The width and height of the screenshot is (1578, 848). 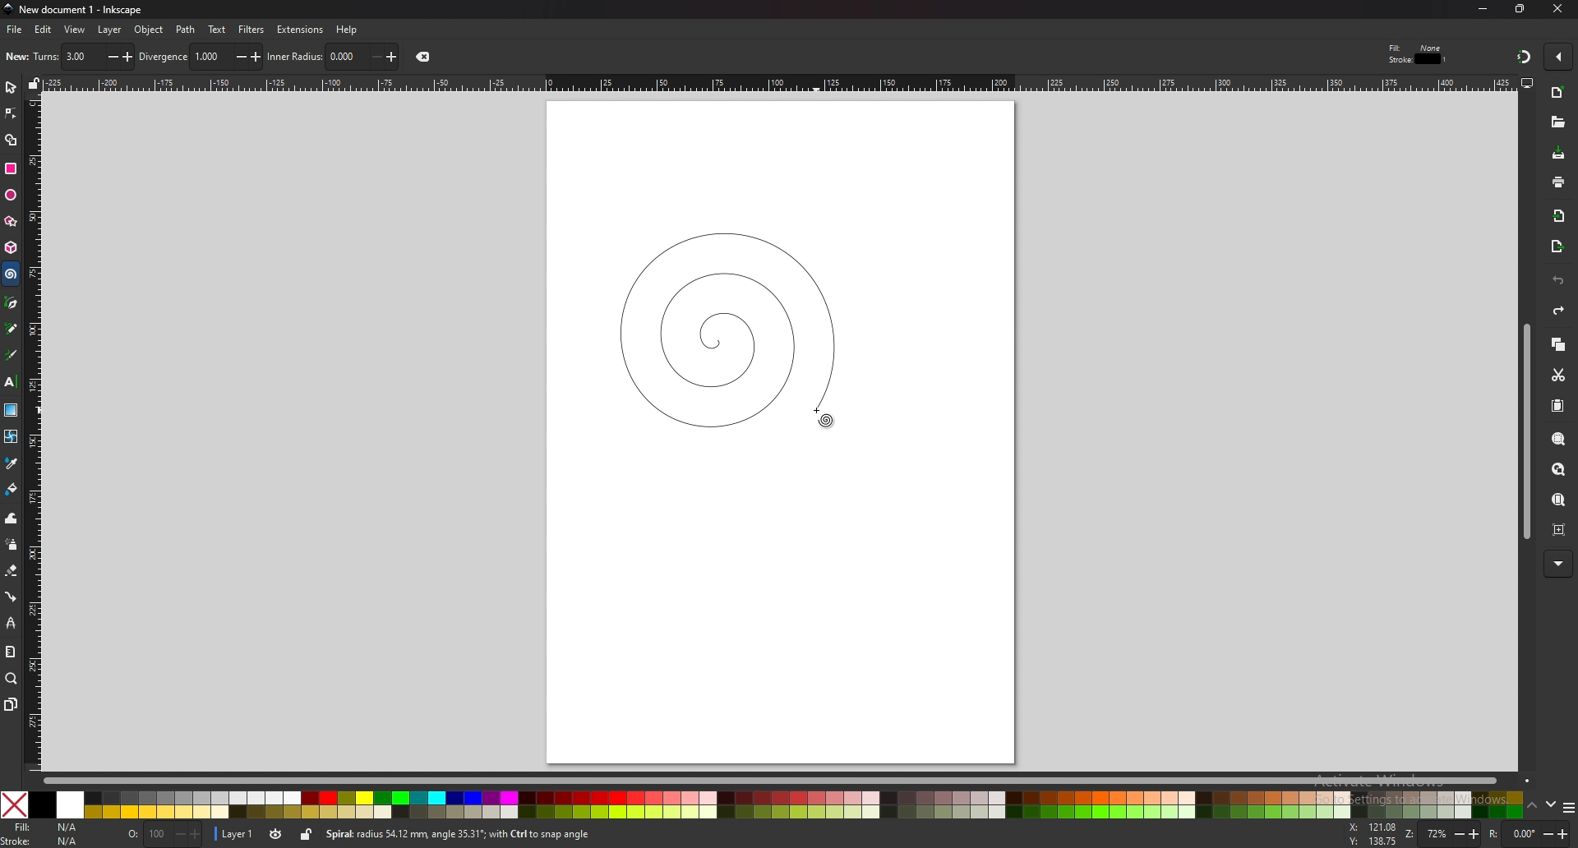 I want to click on pencil, so click(x=13, y=328).